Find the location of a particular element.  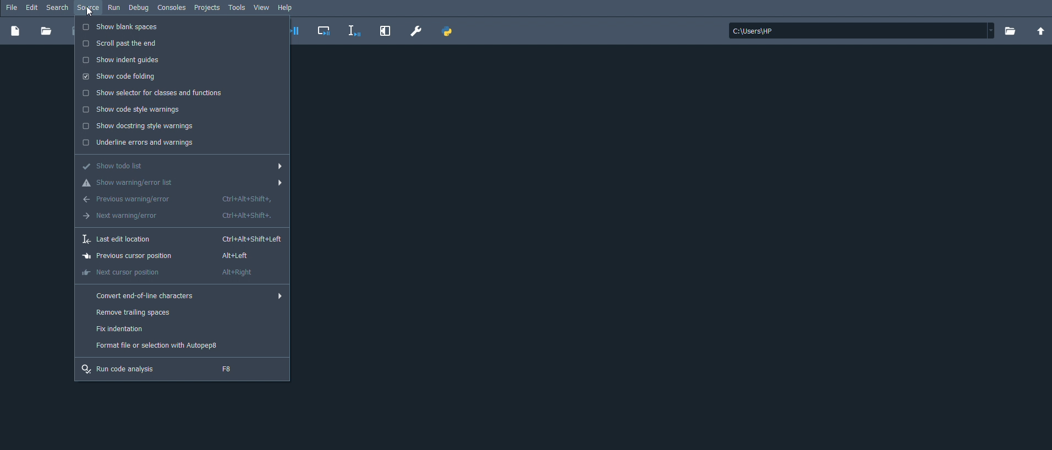

Next warning/error is located at coordinates (178, 216).